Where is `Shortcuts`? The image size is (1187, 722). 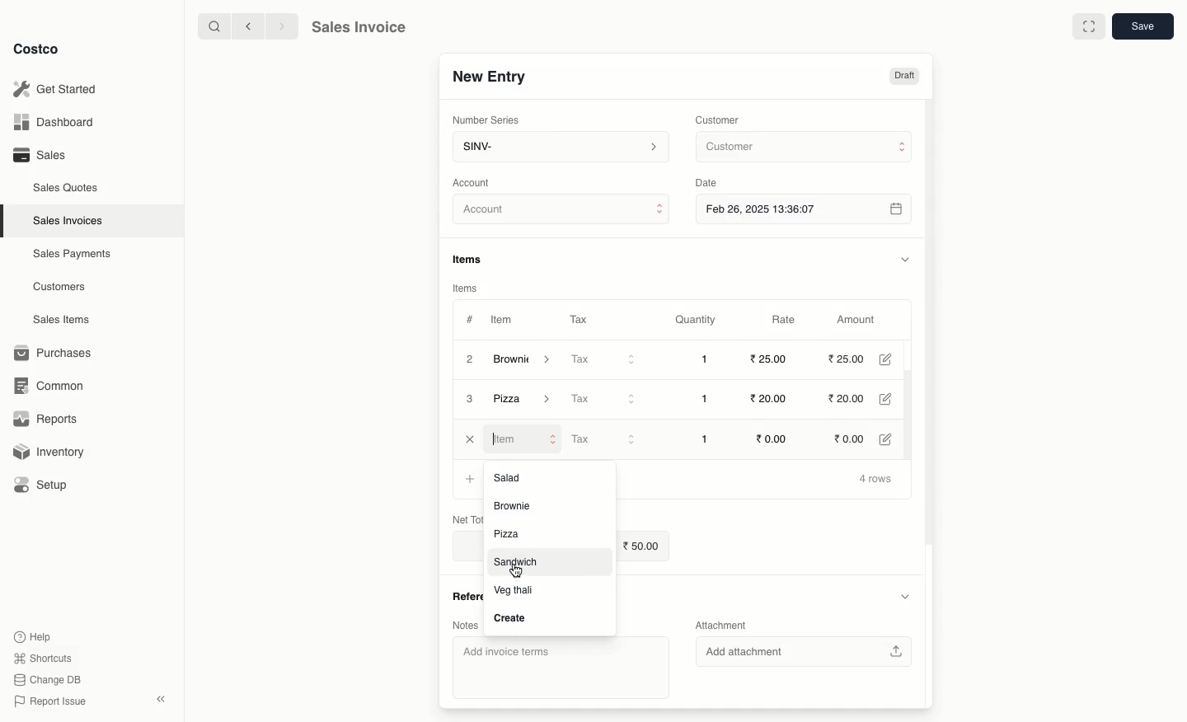 Shortcuts is located at coordinates (42, 659).